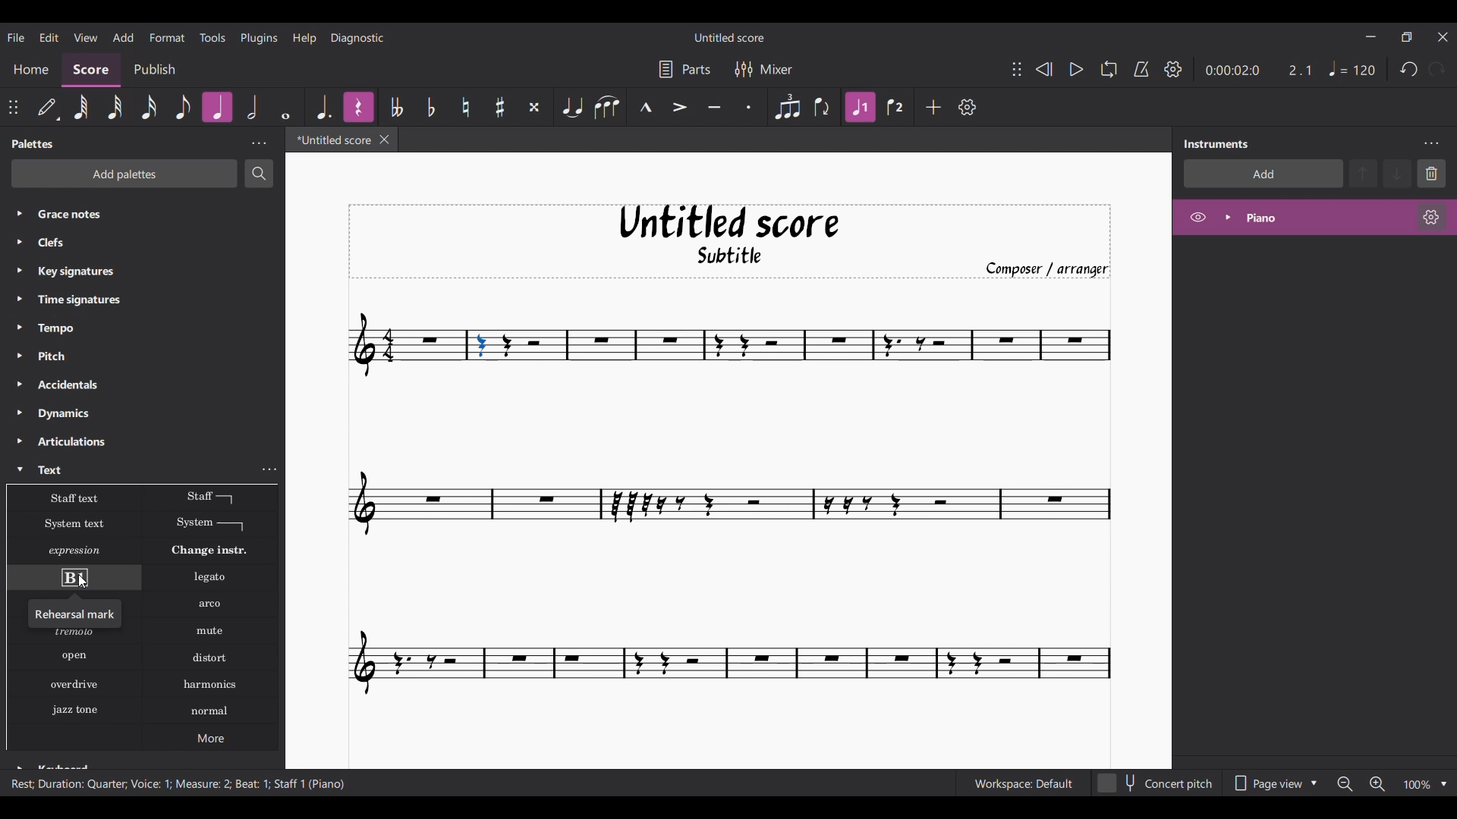 Image resolution: width=1457 pixels, height=819 pixels. Describe the element at coordinates (466, 107) in the screenshot. I see `Toggle natural` at that location.